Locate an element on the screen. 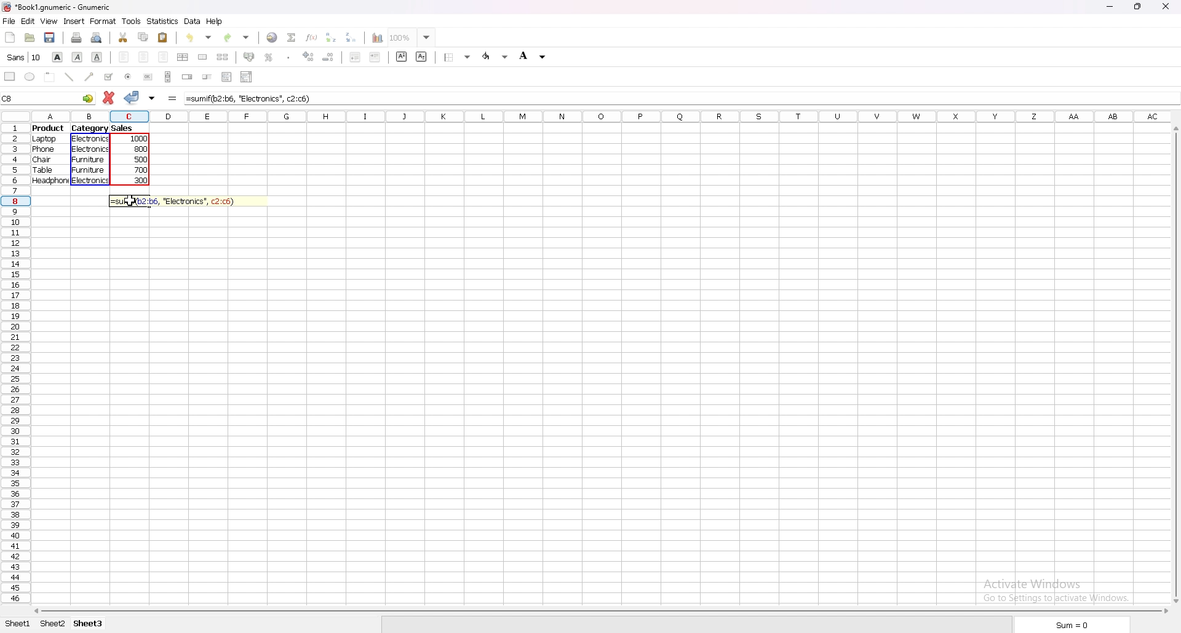  file is located at coordinates (10, 21).